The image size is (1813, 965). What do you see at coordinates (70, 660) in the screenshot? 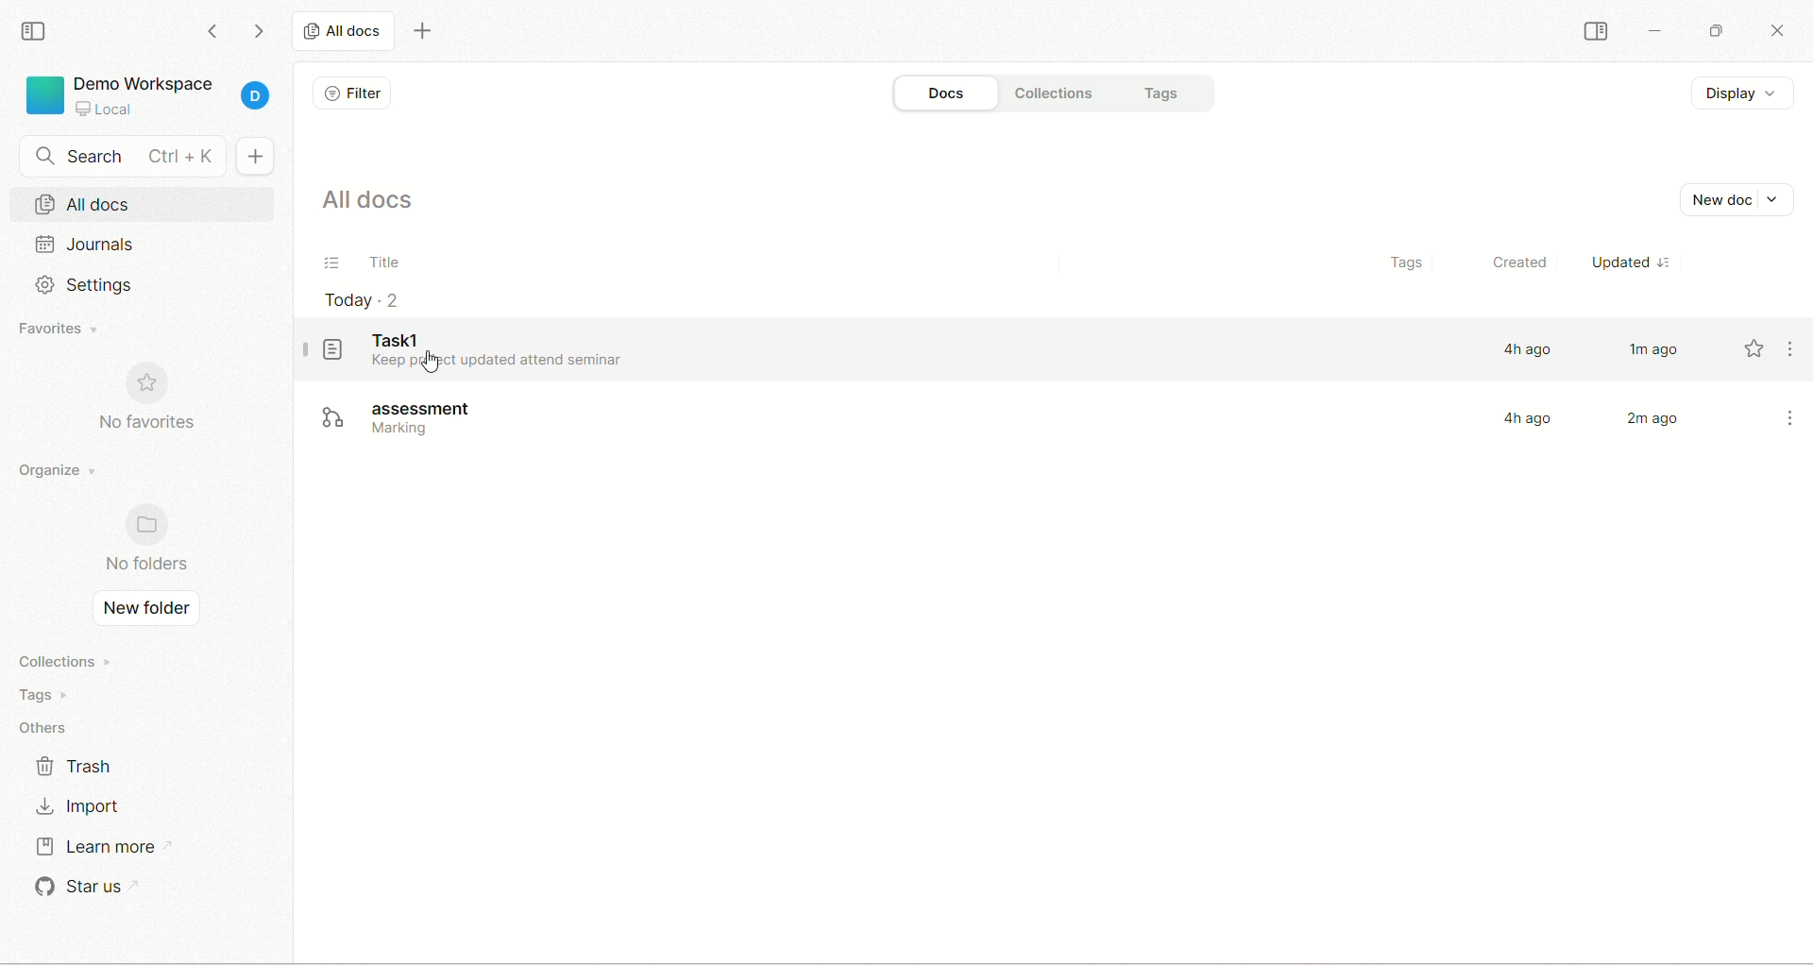
I see `collections` at bounding box center [70, 660].